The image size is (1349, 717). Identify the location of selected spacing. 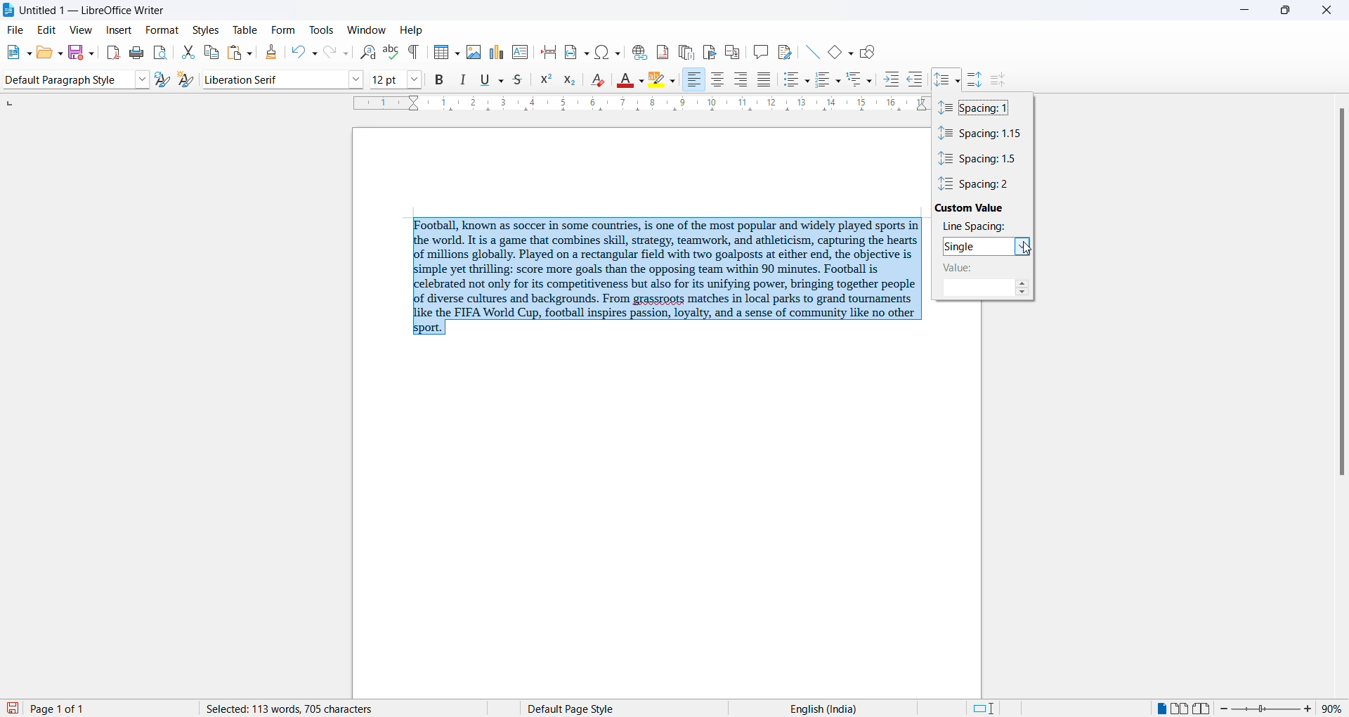
(977, 246).